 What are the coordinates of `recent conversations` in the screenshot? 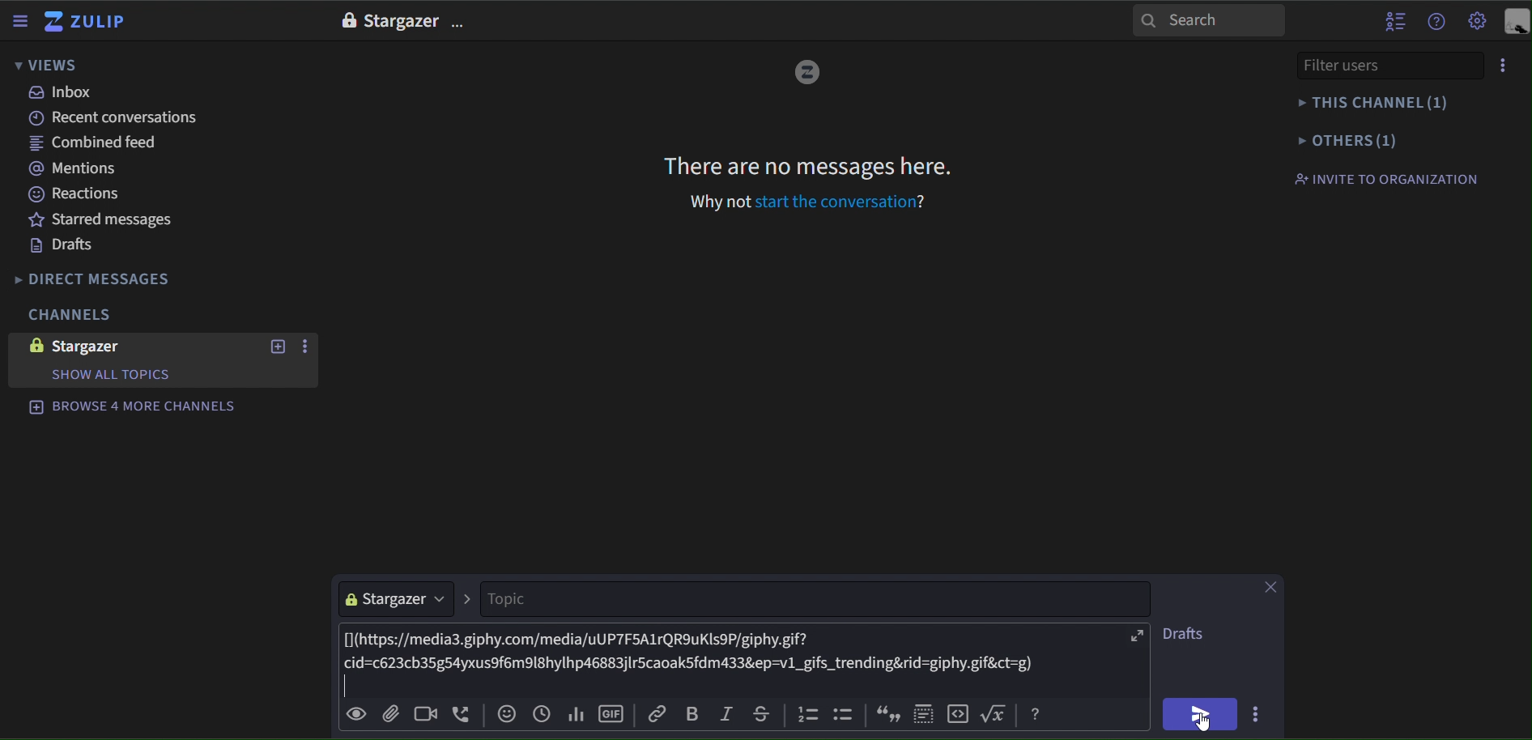 It's located at (120, 118).